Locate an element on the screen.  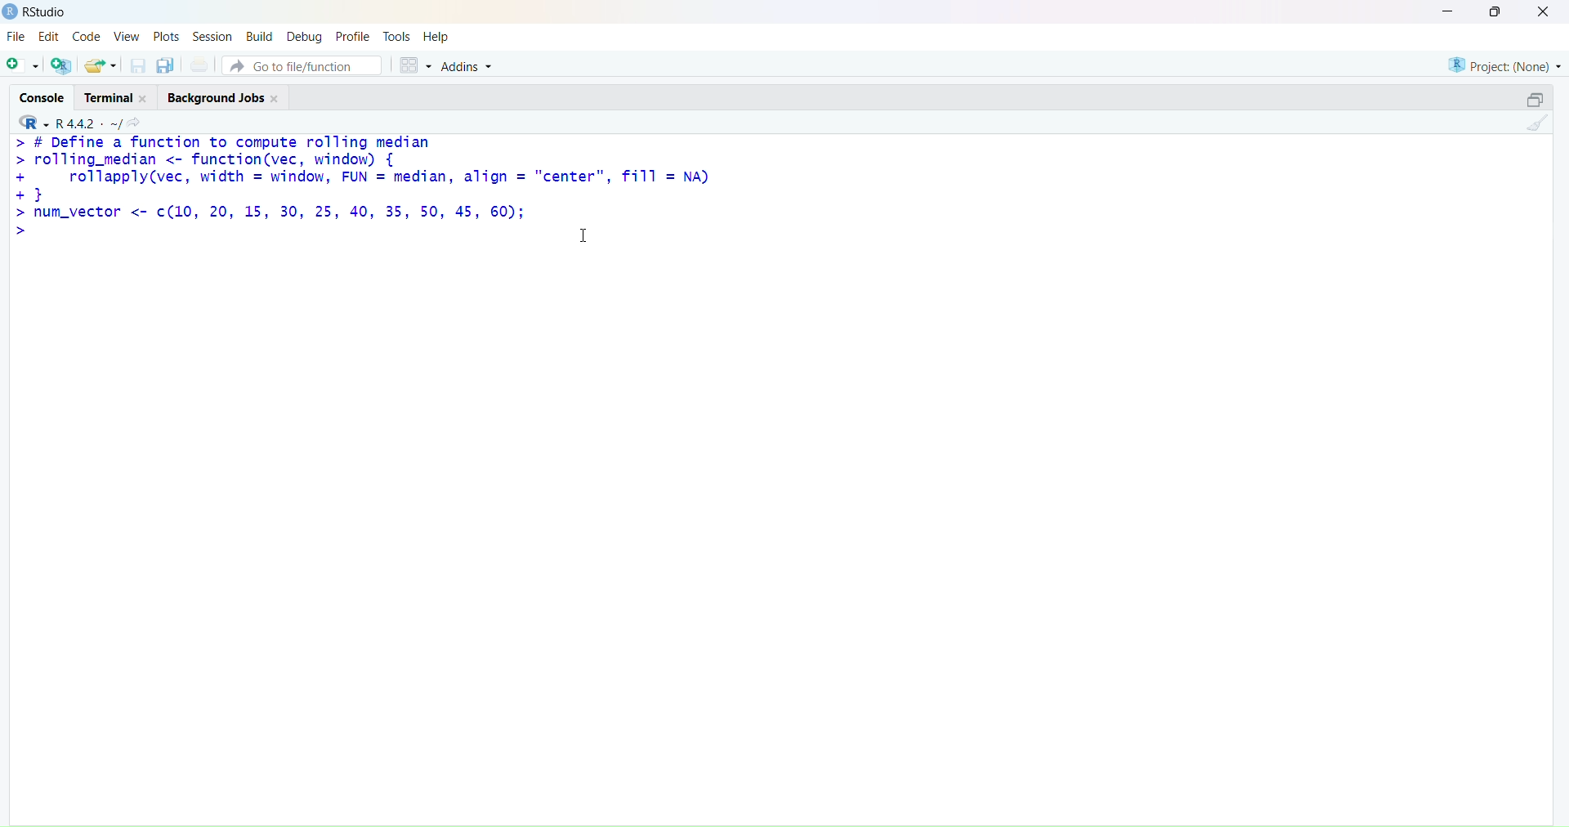
close is located at coordinates (1544, 11).